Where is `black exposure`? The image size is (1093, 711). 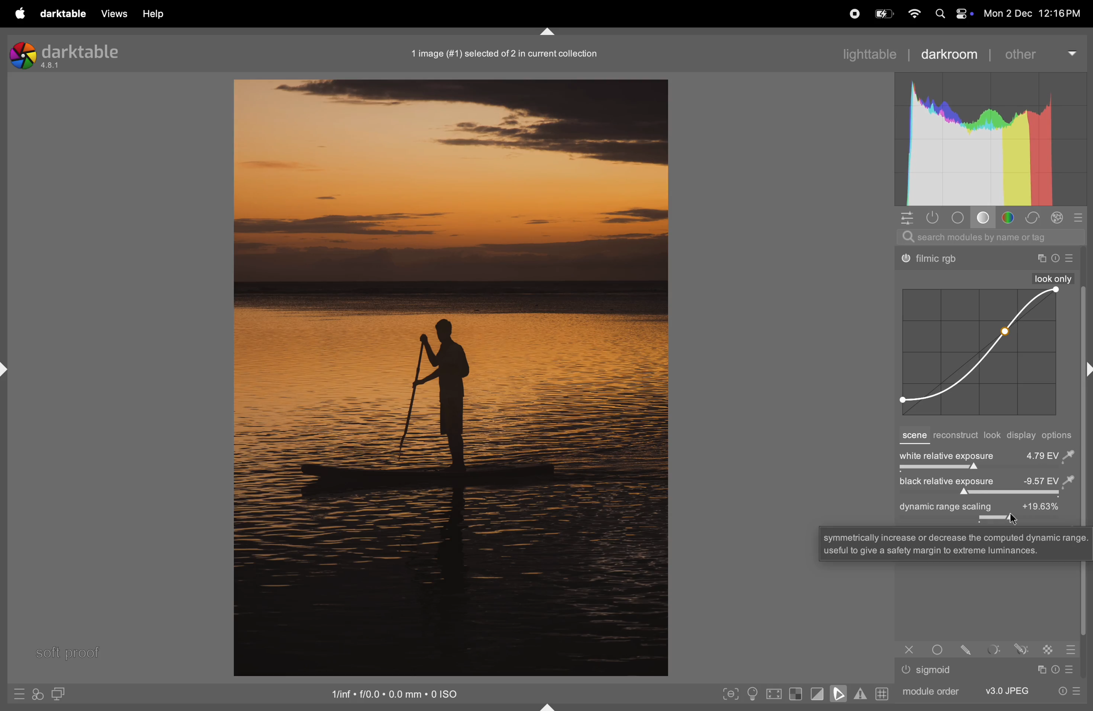
black exposure is located at coordinates (985, 482).